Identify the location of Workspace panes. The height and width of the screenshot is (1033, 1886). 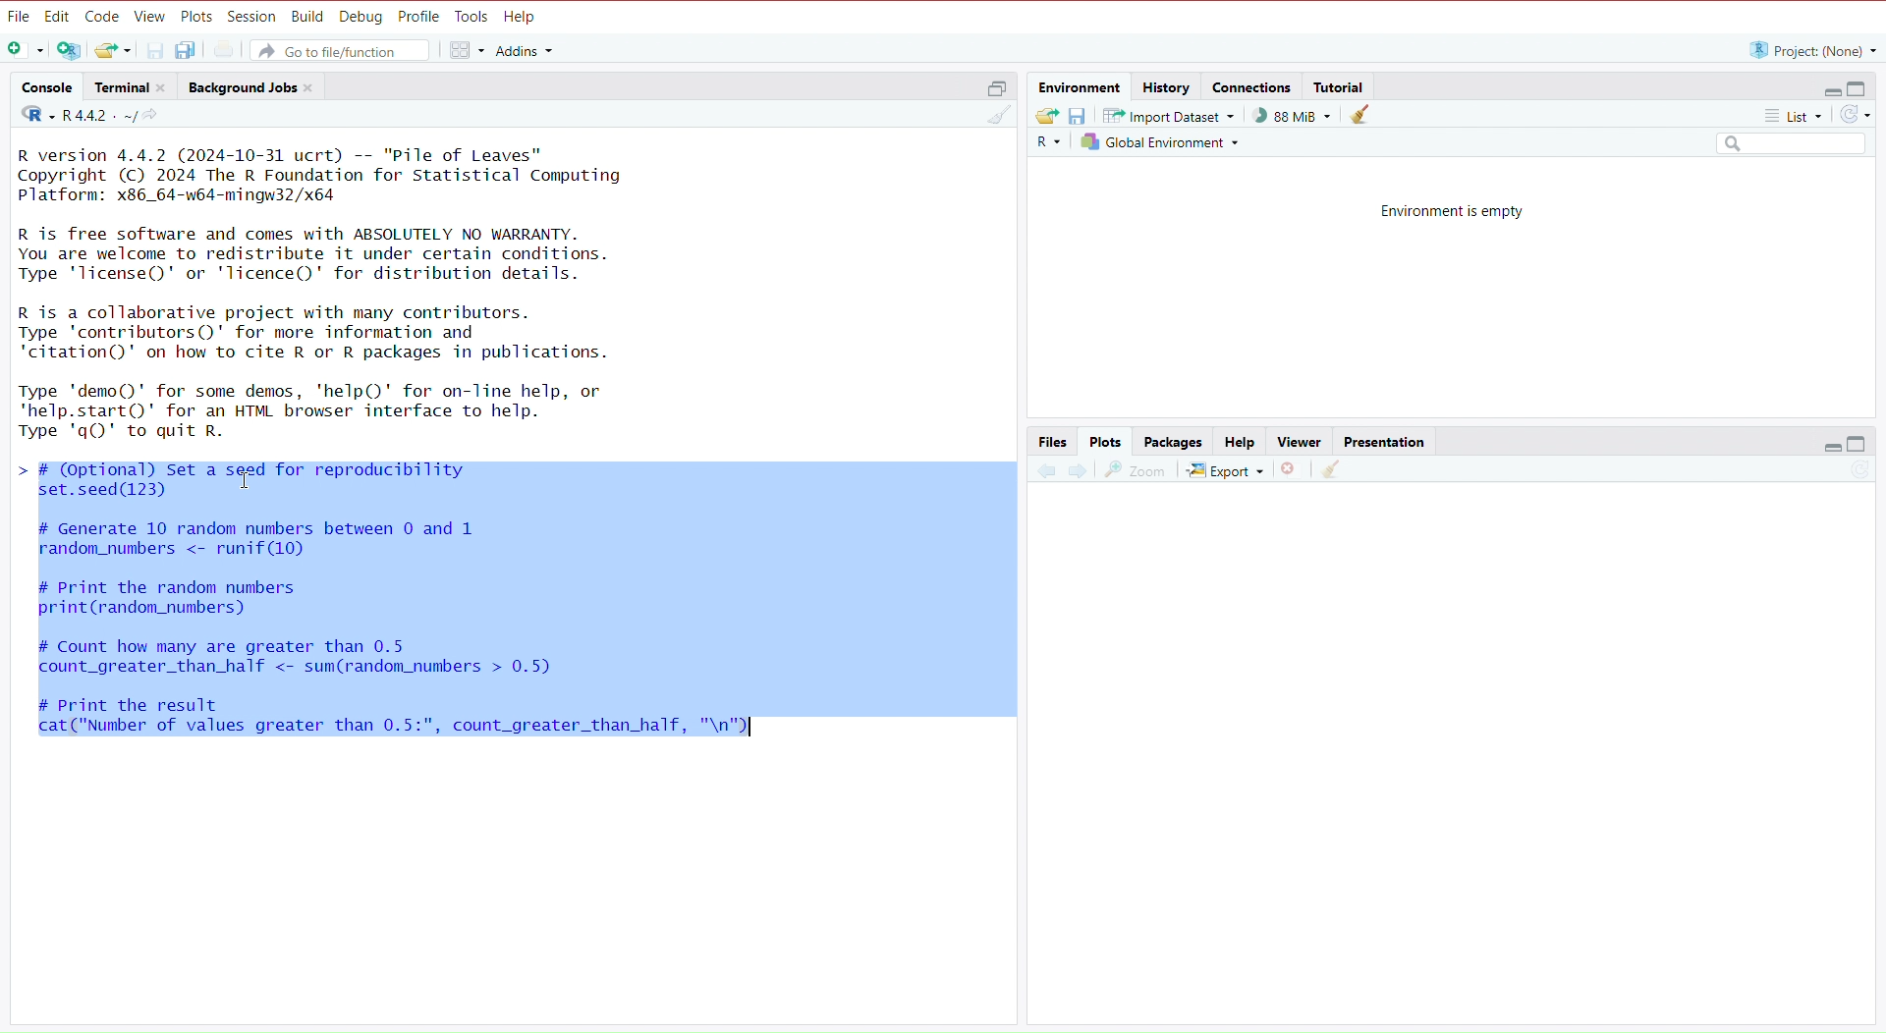
(465, 52).